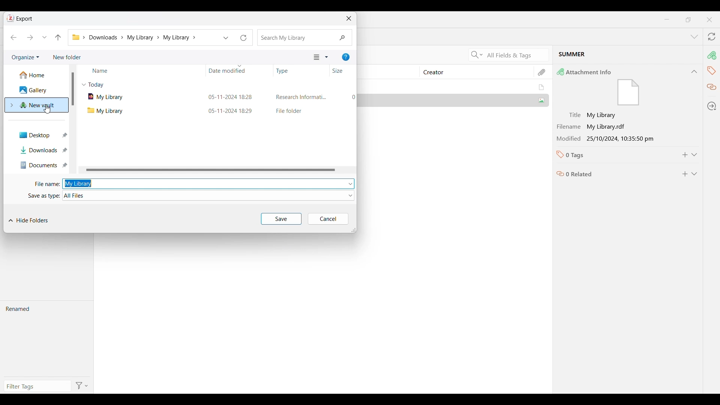  Describe the element at coordinates (13, 37) in the screenshot. I see `Back` at that location.